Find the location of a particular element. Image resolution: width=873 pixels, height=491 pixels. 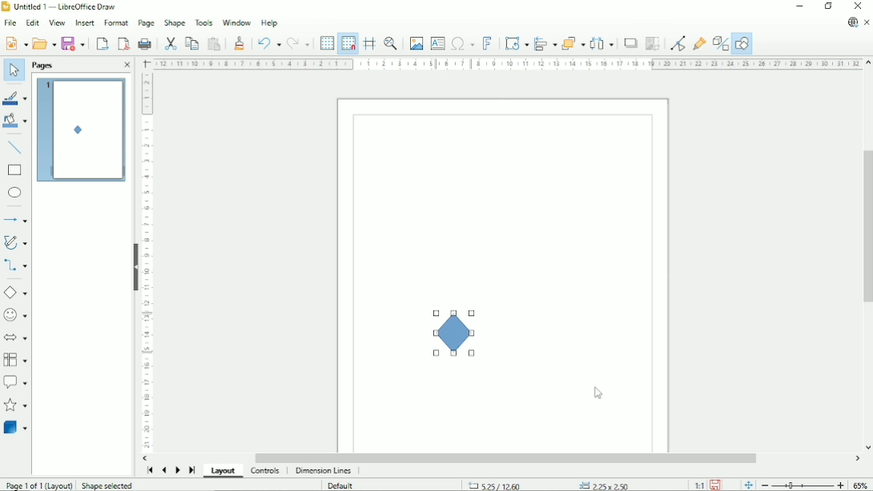

Horizontal scrollbar is located at coordinates (504, 458).